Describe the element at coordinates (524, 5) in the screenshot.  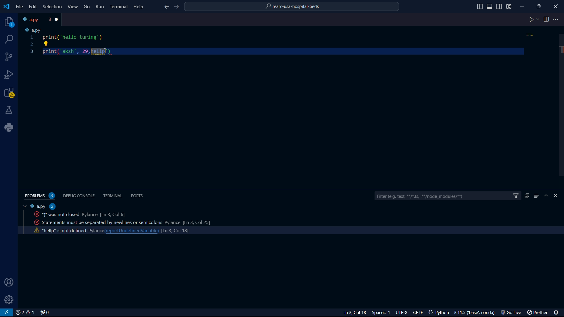
I see `minimize` at that location.